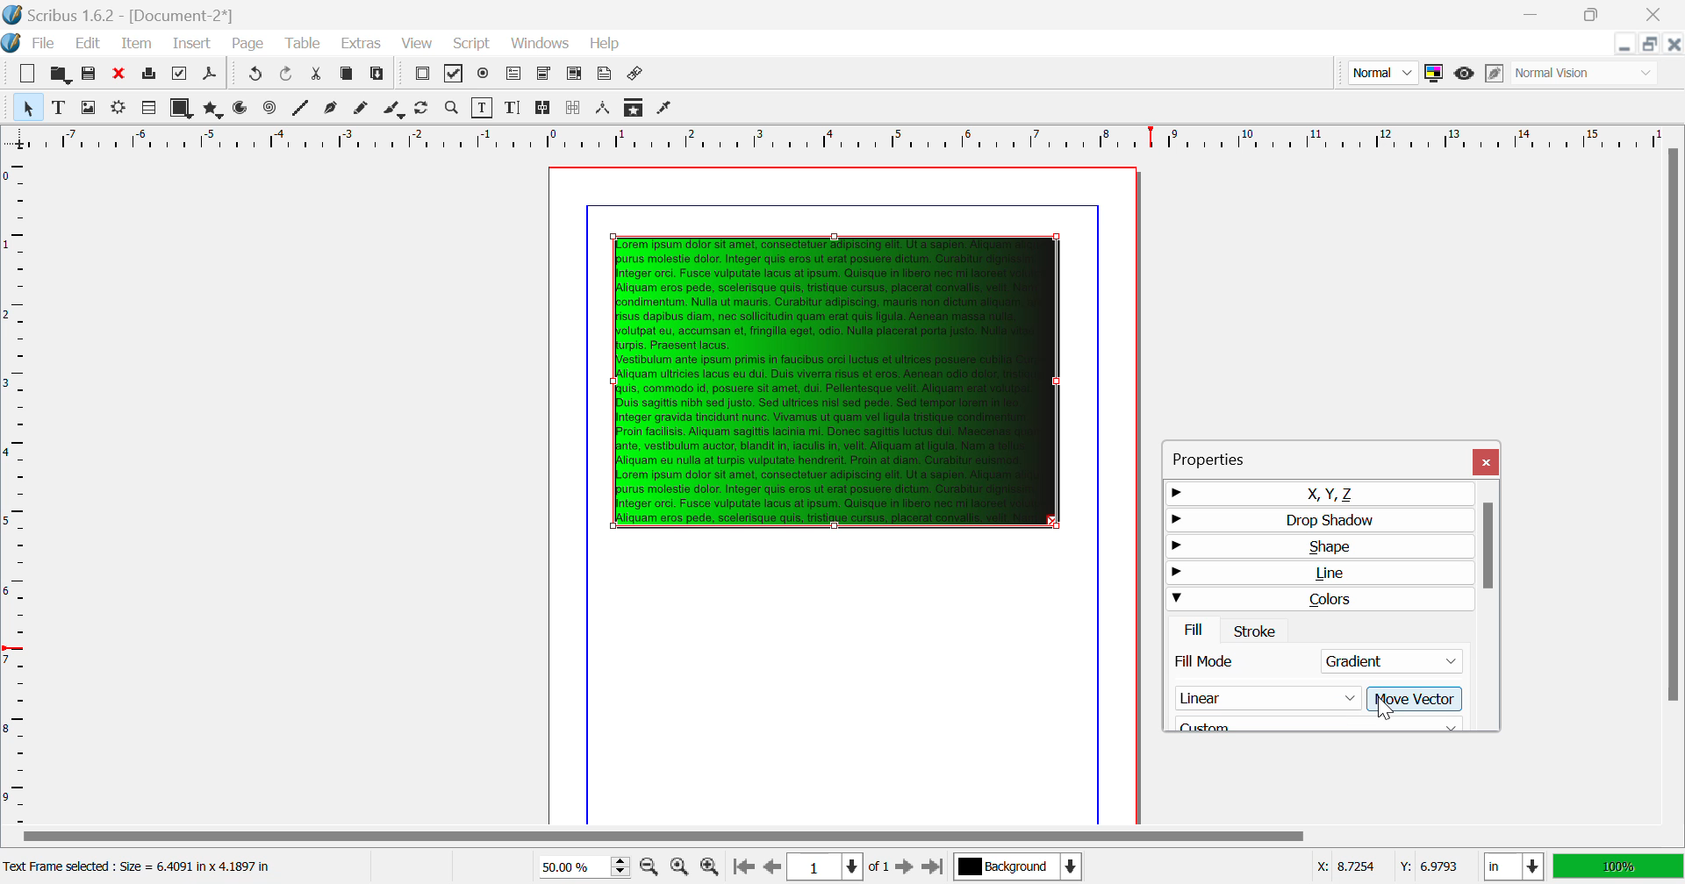 The height and width of the screenshot is (884, 1685). What do you see at coordinates (28, 74) in the screenshot?
I see `New` at bounding box center [28, 74].